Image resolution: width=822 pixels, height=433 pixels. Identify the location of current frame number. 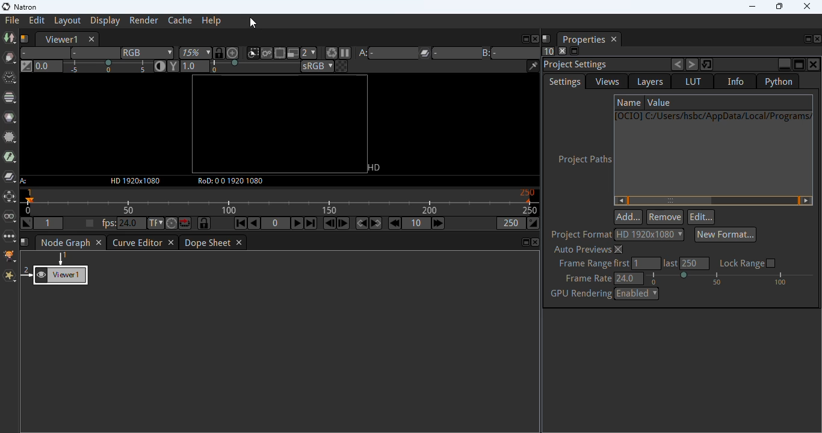
(276, 223).